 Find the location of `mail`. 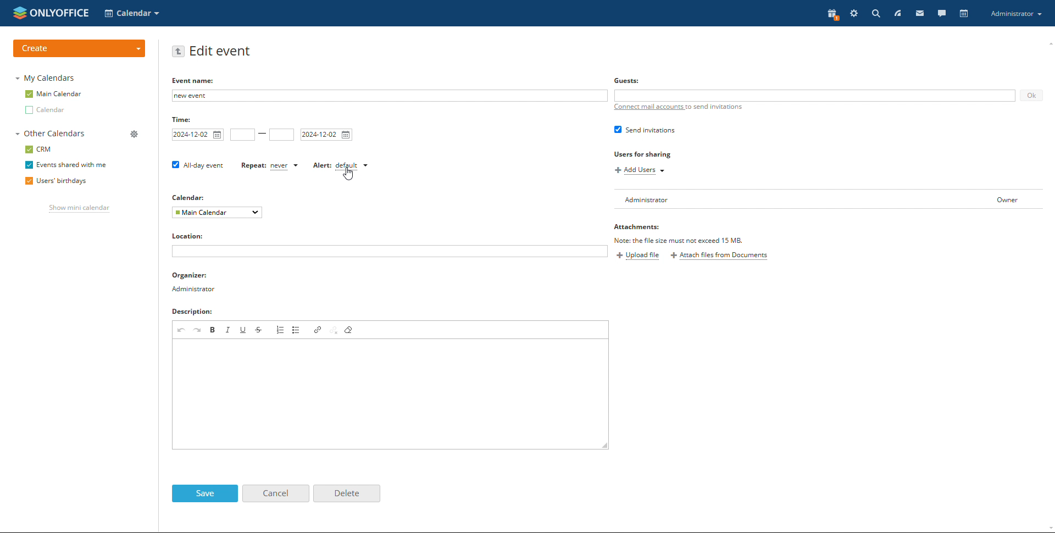

mail is located at coordinates (919, 14).